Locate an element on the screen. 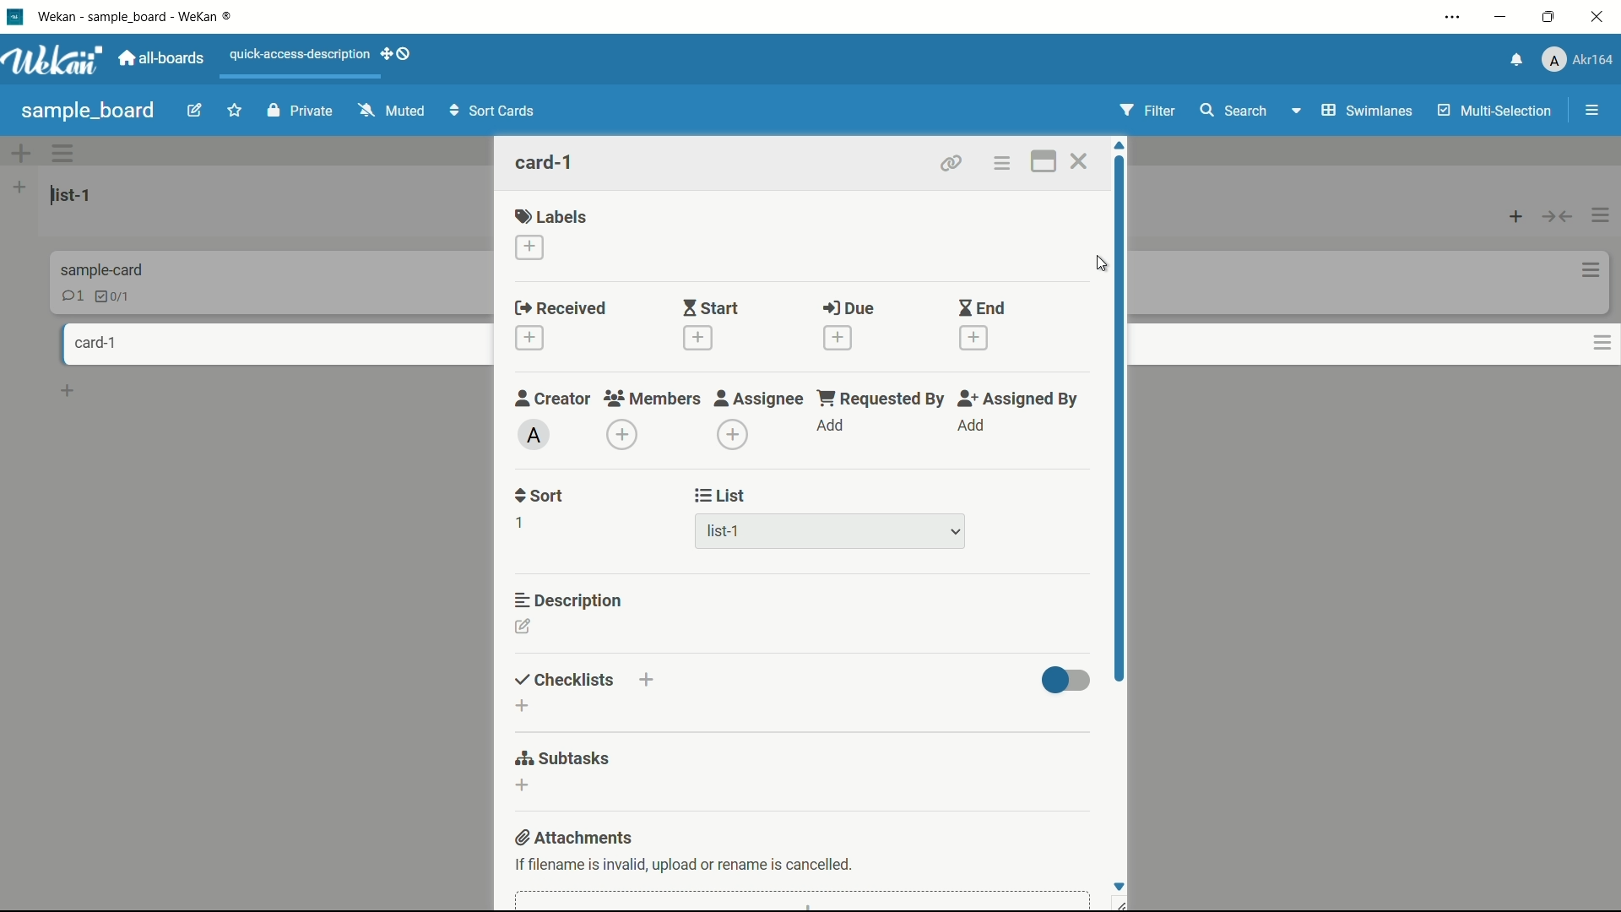  card-1 is located at coordinates (92, 343).